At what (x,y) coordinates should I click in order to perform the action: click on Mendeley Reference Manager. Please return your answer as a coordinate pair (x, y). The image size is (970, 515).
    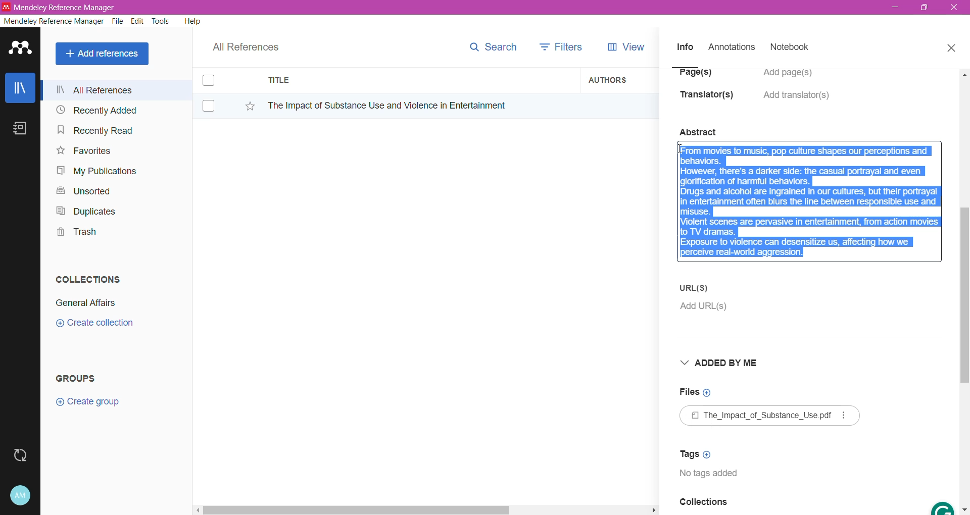
    Looking at the image, I should click on (54, 21).